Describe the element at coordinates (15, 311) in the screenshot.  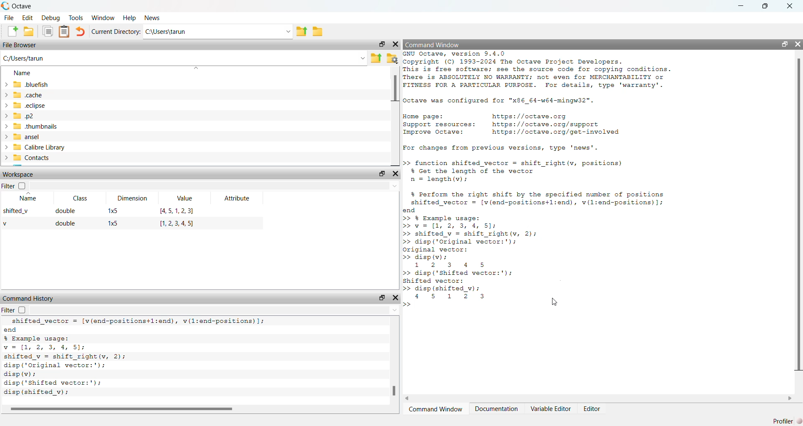
I see `filter` at that location.